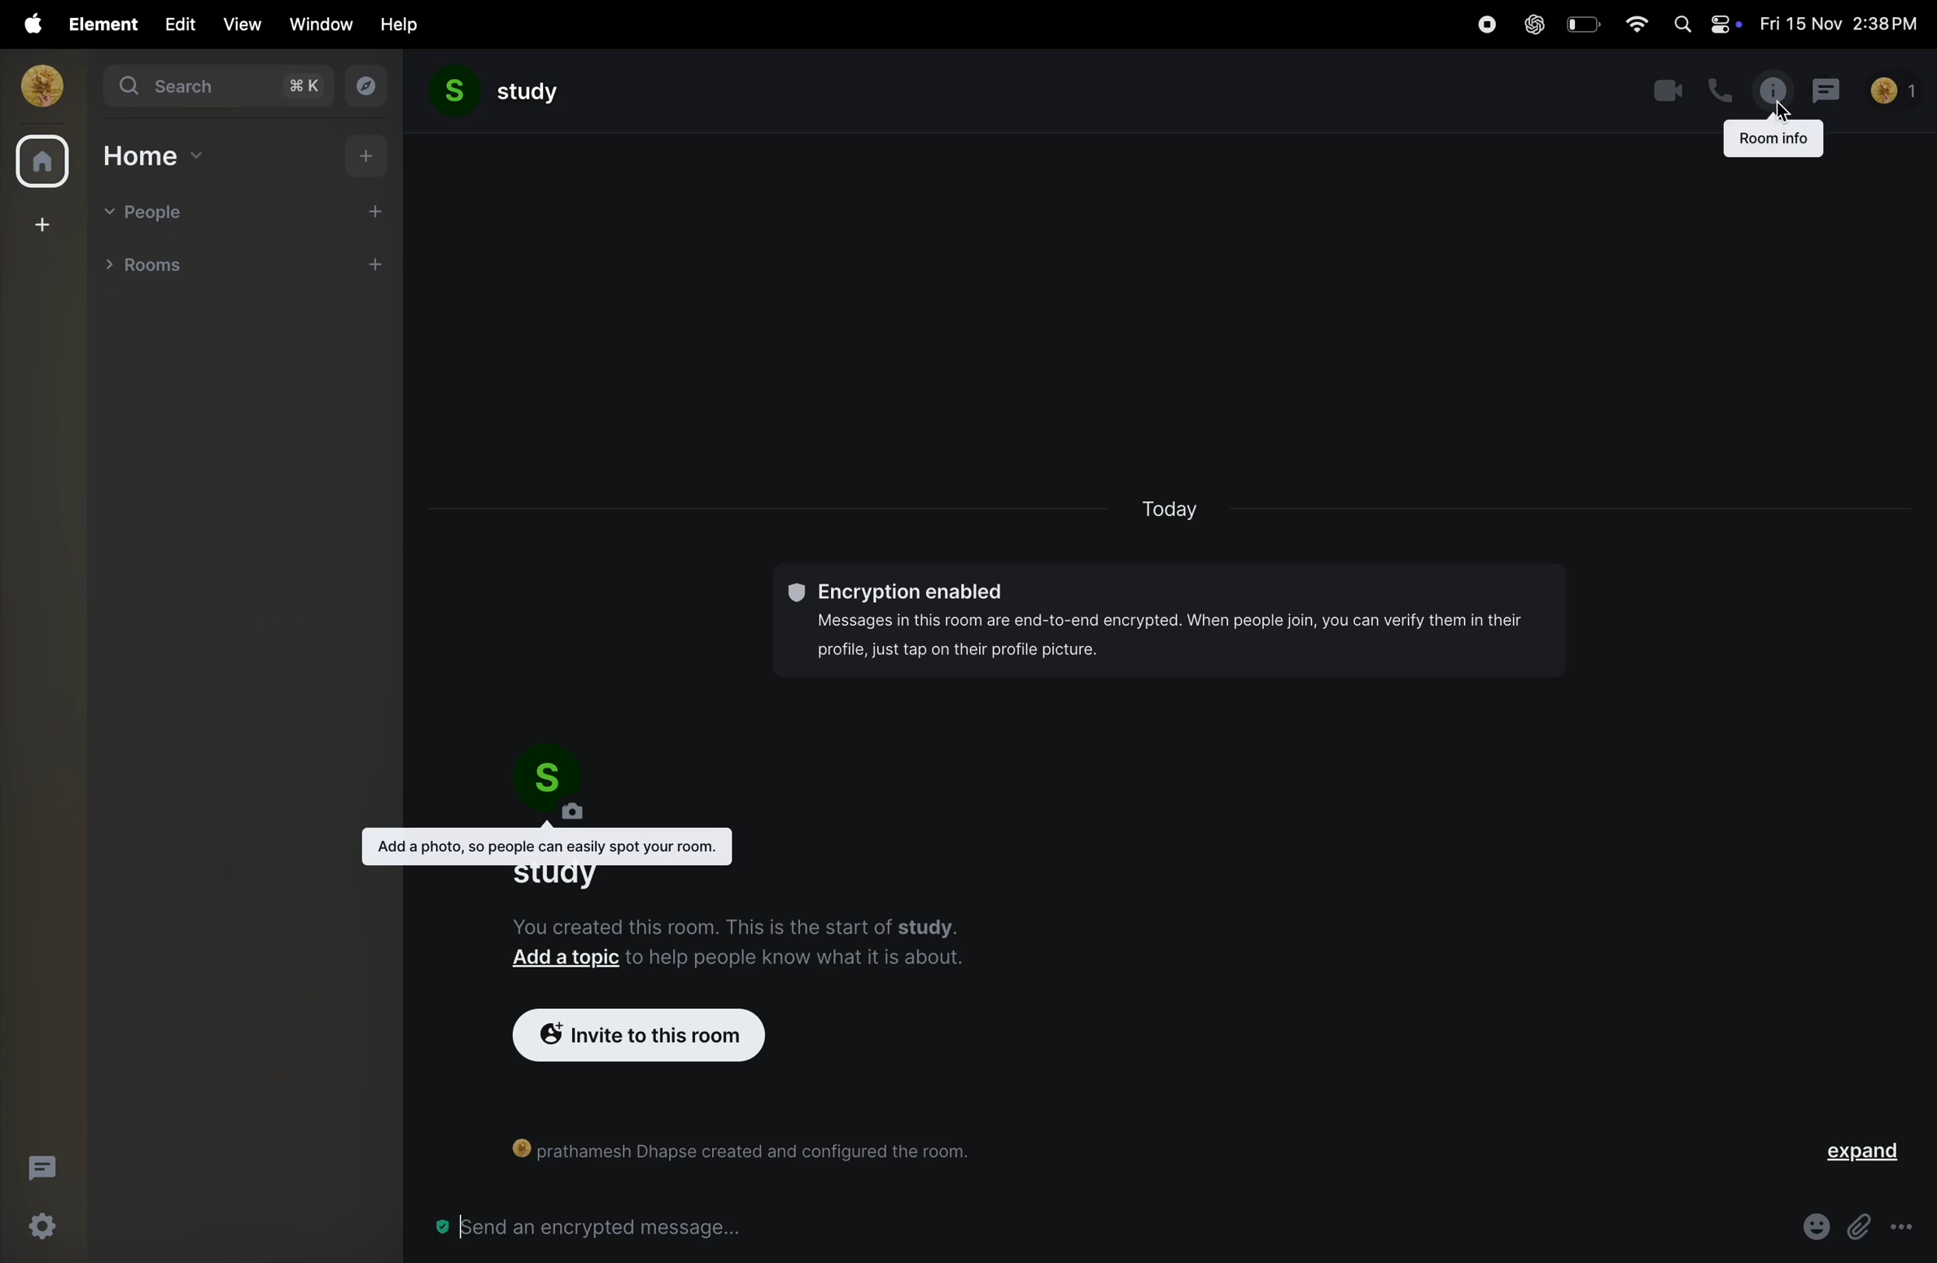  What do you see at coordinates (547, 846) in the screenshot?
I see `Add a photo, so people can easily spot your room.` at bounding box center [547, 846].